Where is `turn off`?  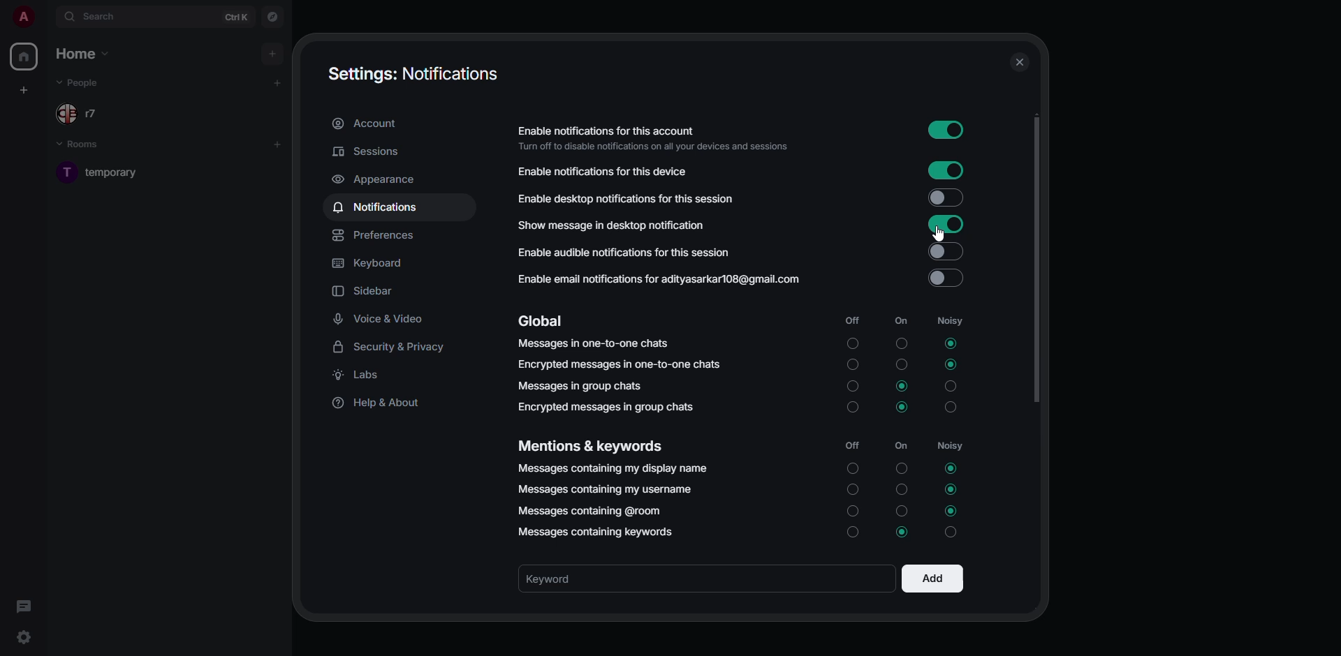
turn off is located at coordinates (901, 344).